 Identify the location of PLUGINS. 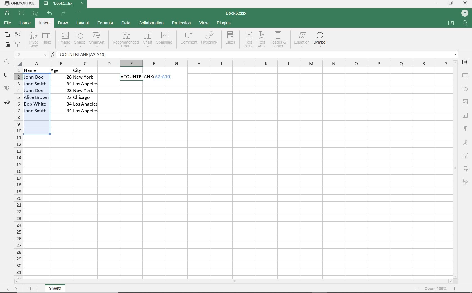
(223, 23).